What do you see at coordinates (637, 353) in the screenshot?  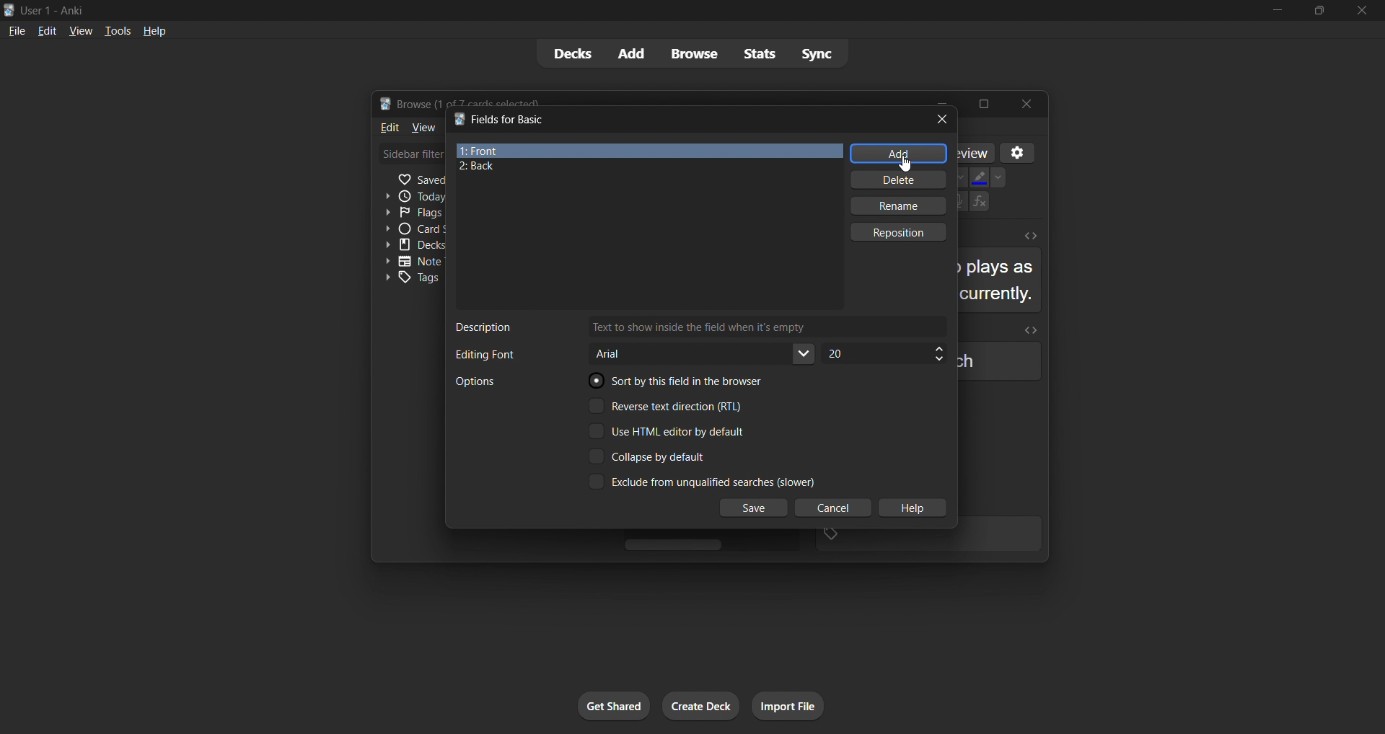 I see `field font` at bounding box center [637, 353].